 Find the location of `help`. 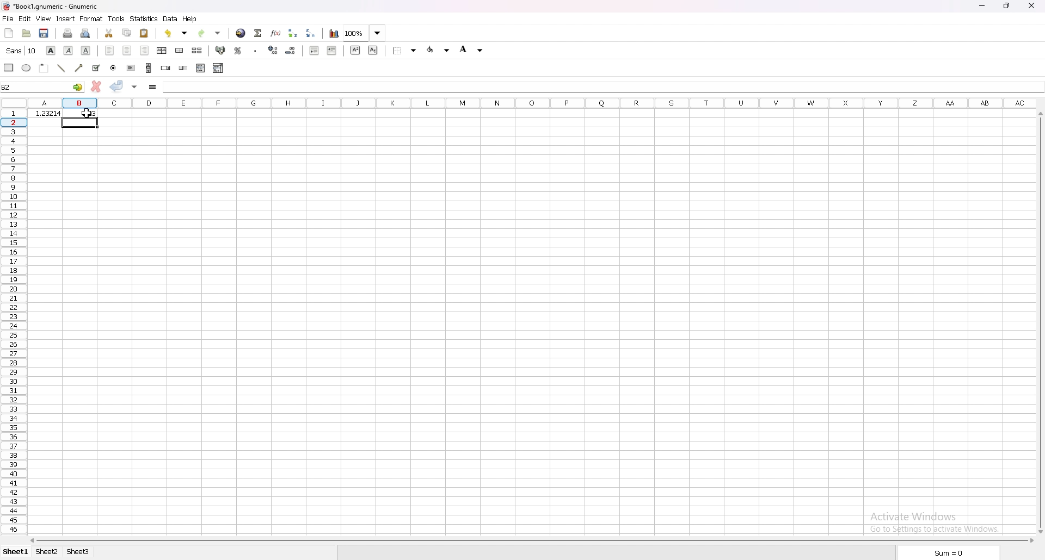

help is located at coordinates (190, 19).